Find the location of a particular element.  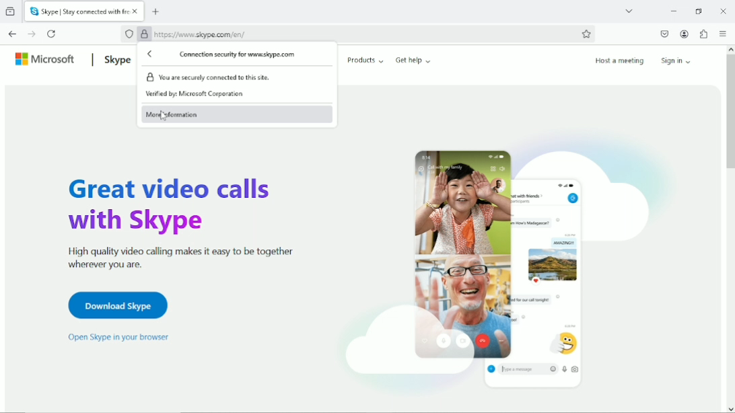

New tab is located at coordinates (156, 12).